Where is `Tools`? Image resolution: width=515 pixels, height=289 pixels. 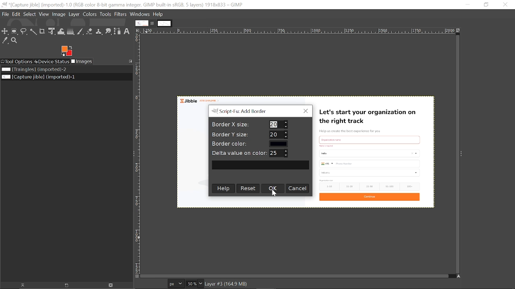 Tools is located at coordinates (105, 14).